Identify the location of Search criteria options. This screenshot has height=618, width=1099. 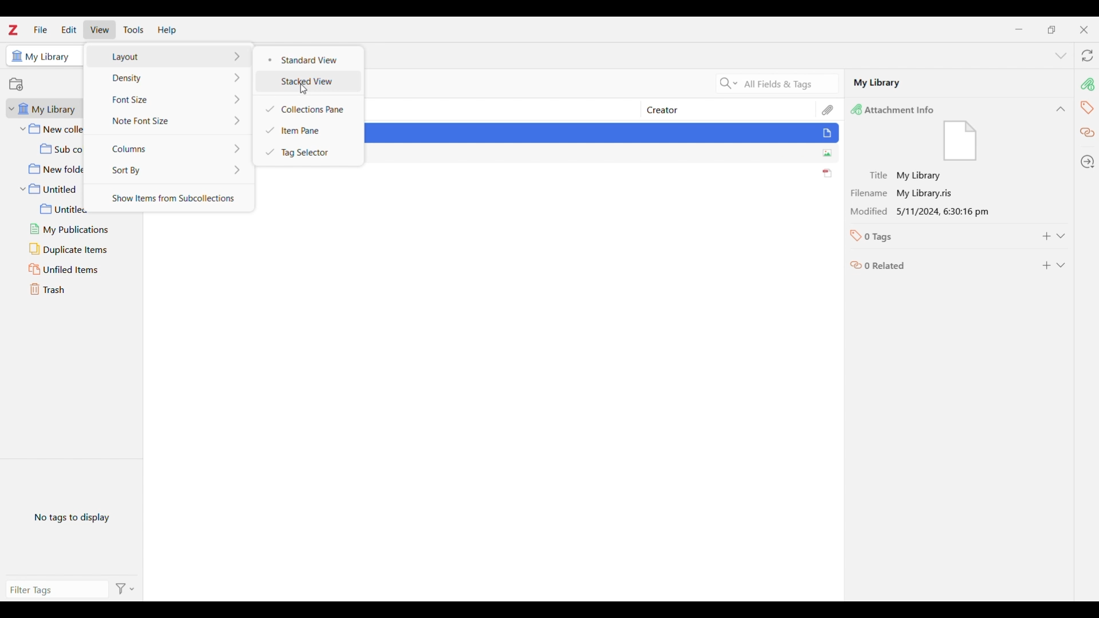
(729, 84).